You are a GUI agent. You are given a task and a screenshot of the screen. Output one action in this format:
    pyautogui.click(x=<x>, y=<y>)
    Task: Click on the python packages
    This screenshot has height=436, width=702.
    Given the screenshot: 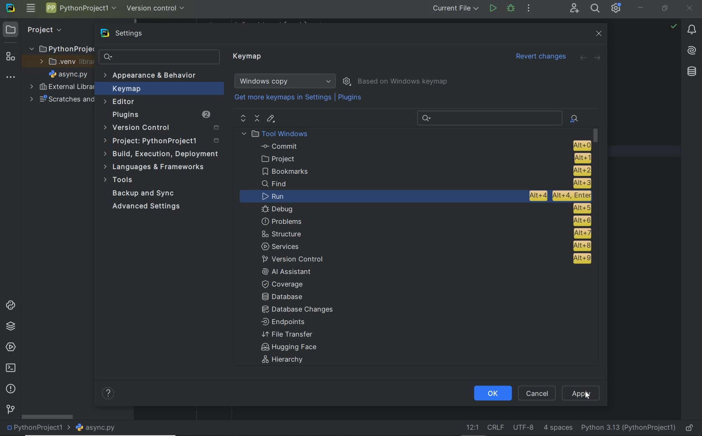 What is the action you would take?
    pyautogui.click(x=10, y=327)
    